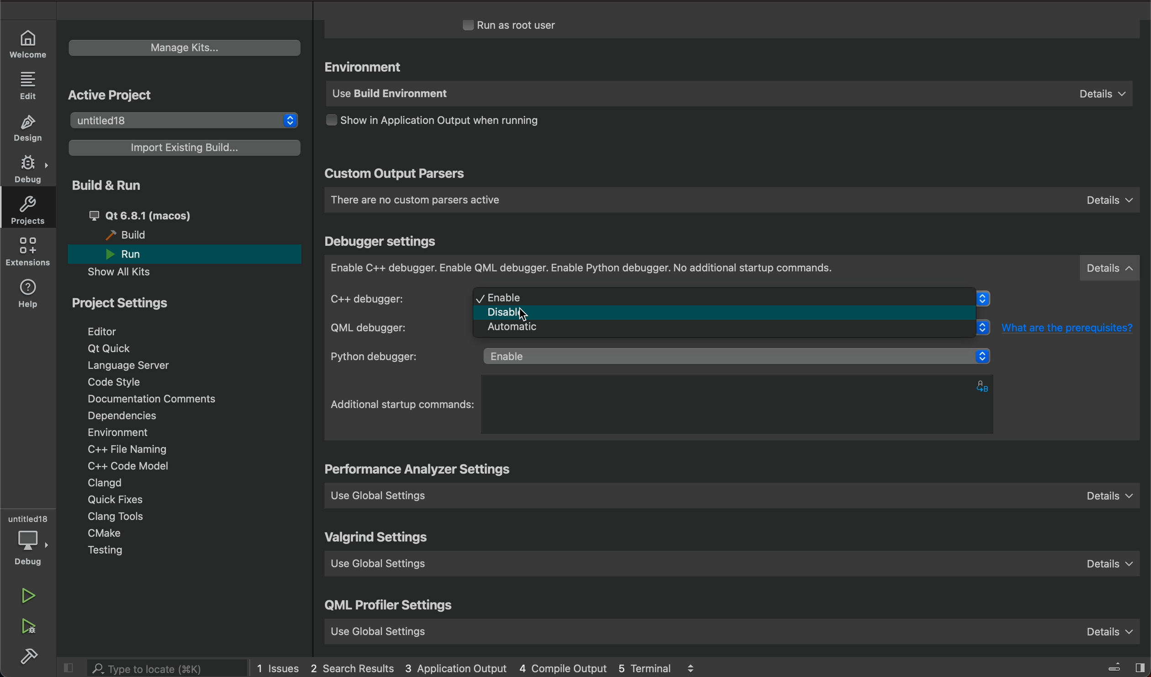 This screenshot has width=1151, height=677. I want to click on import , so click(186, 147).